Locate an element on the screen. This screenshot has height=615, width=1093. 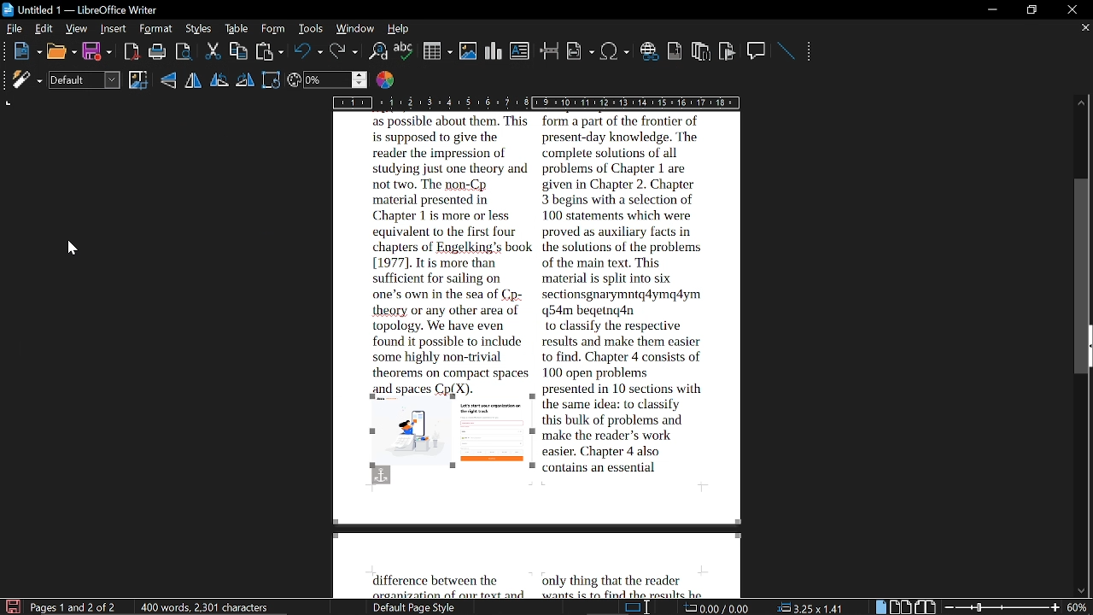
redo is located at coordinates (343, 53).